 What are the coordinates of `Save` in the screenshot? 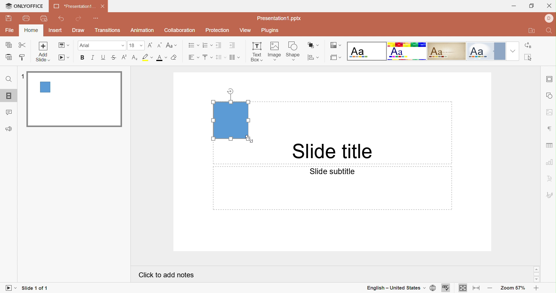 It's located at (9, 18).